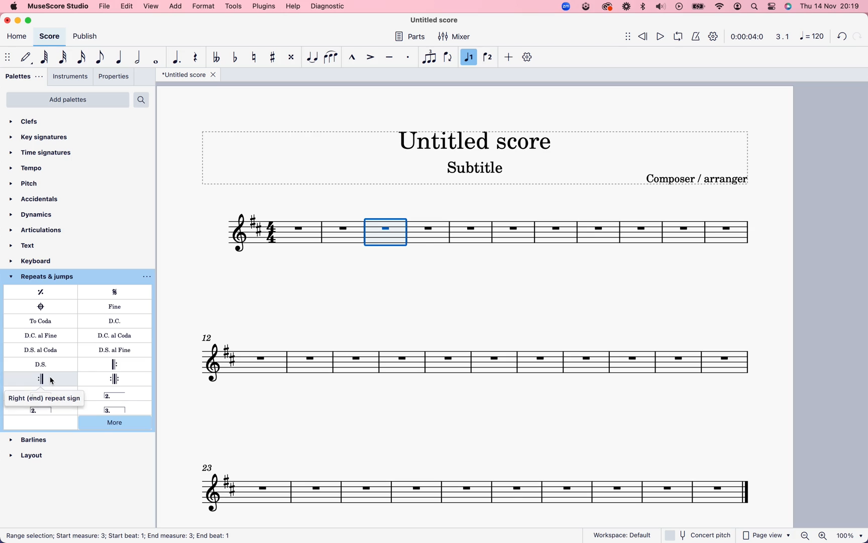  Describe the element at coordinates (715, 38) in the screenshot. I see `settings` at that location.